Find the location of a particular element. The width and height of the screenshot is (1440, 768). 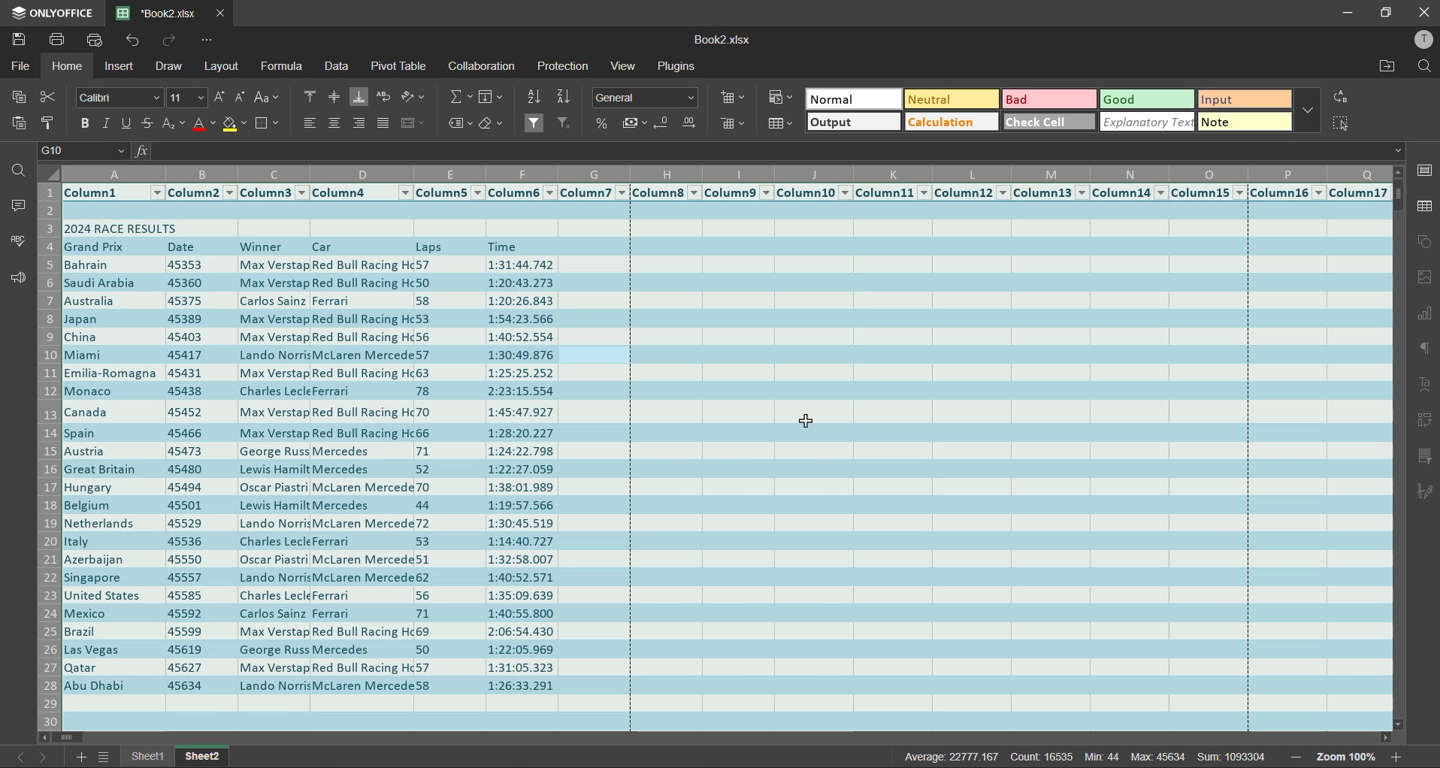

text is located at coordinates (1425, 386).